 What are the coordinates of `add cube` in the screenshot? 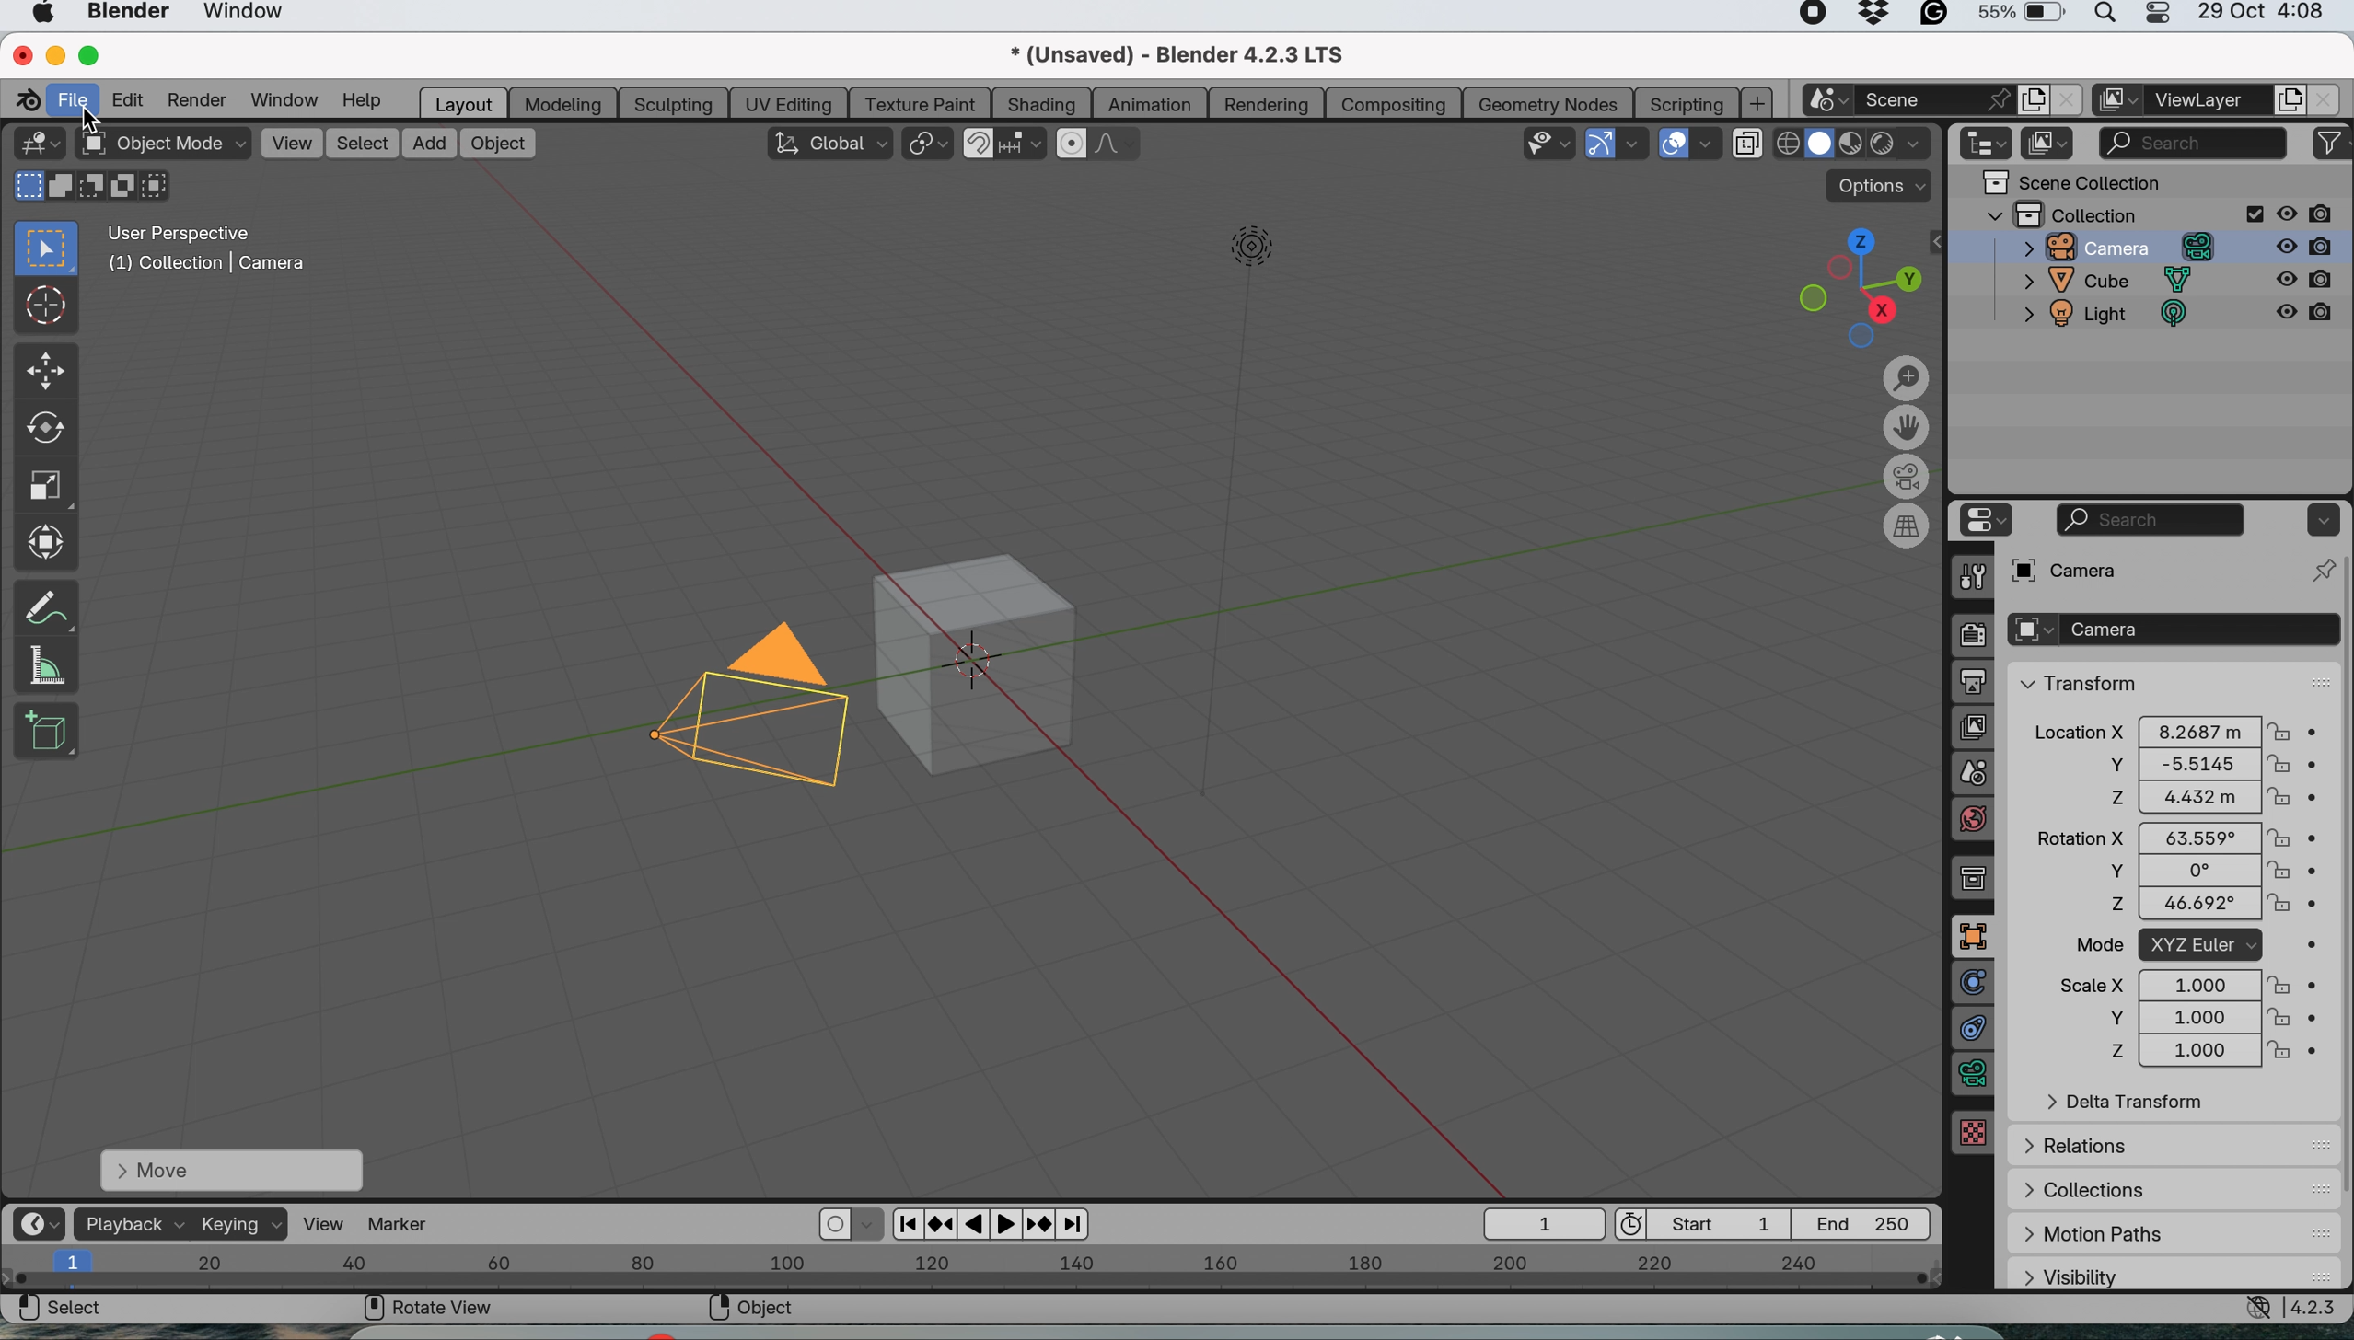 It's located at (48, 727).